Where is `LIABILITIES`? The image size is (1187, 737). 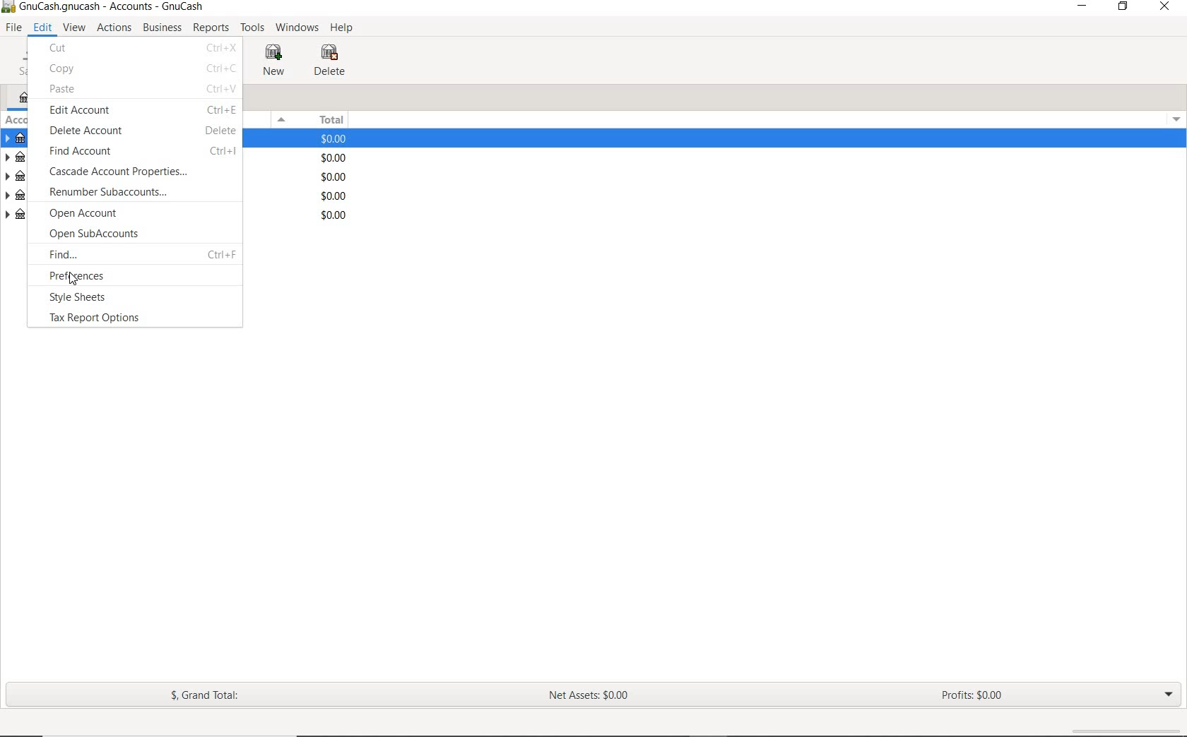 LIABILITIES is located at coordinates (17, 159).